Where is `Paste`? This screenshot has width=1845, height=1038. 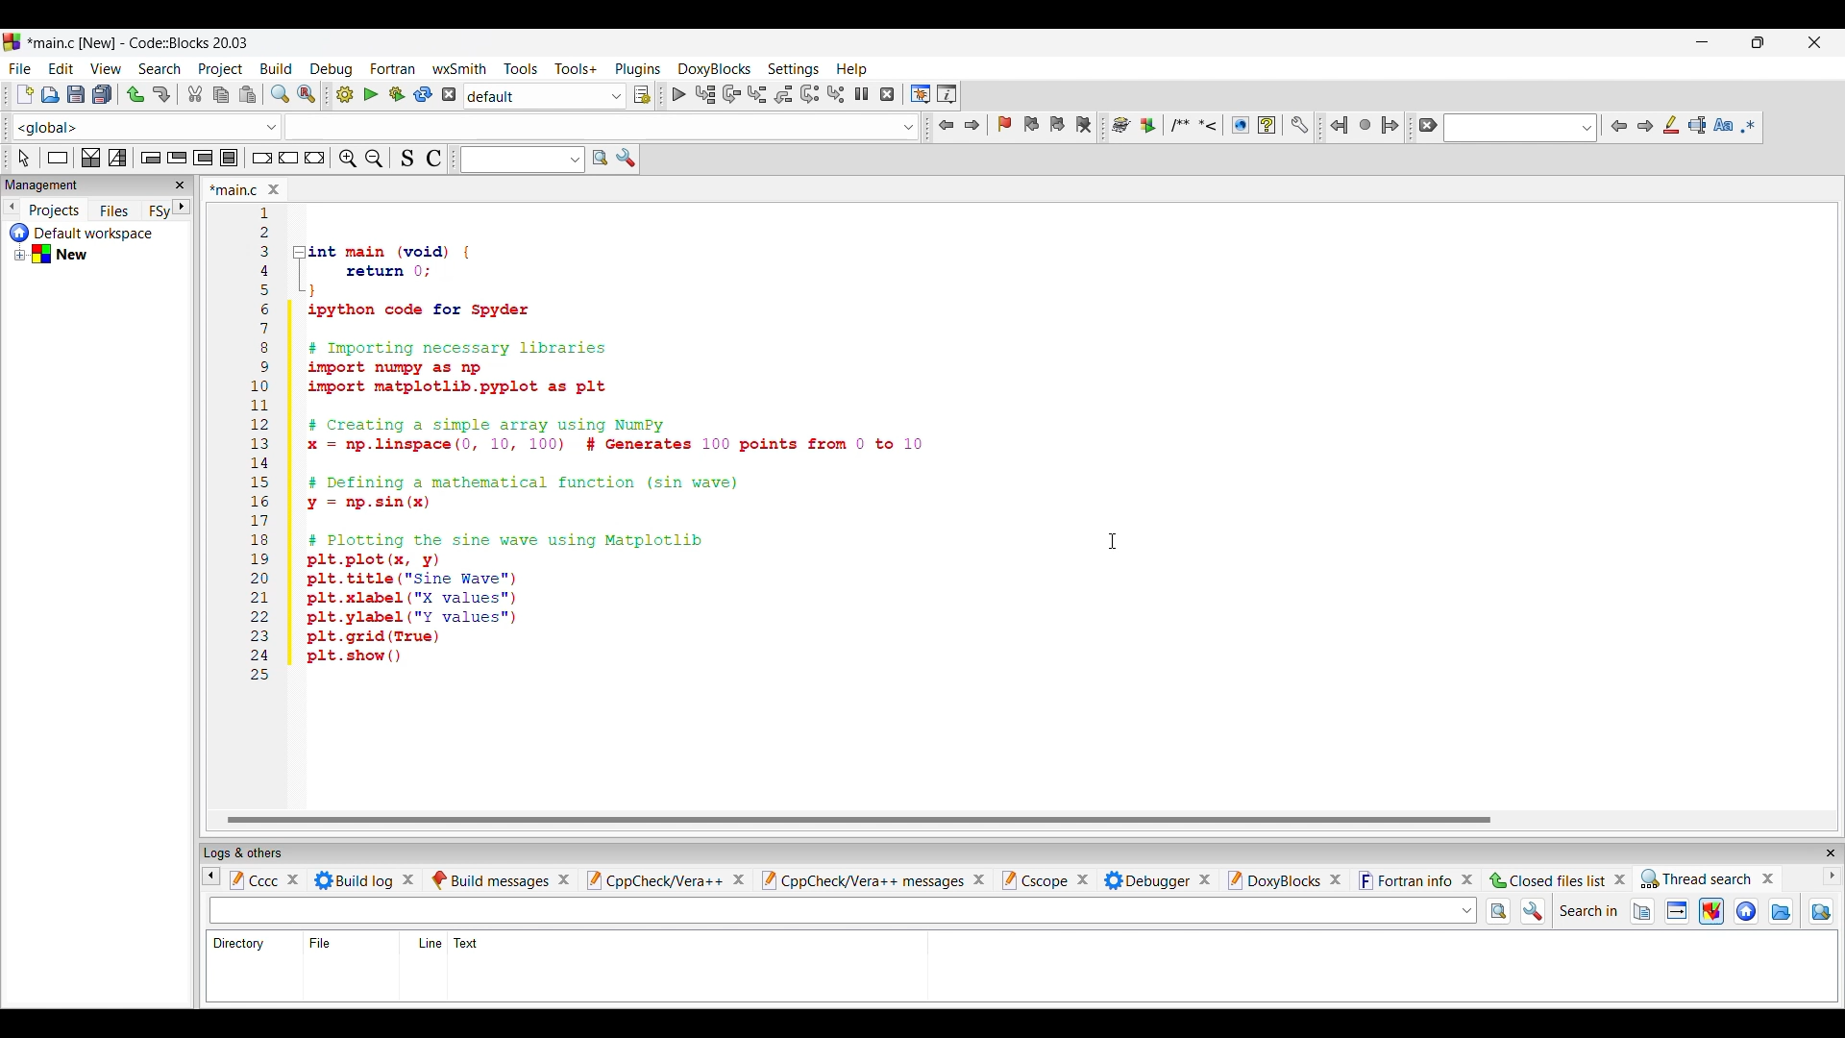 Paste is located at coordinates (248, 94).